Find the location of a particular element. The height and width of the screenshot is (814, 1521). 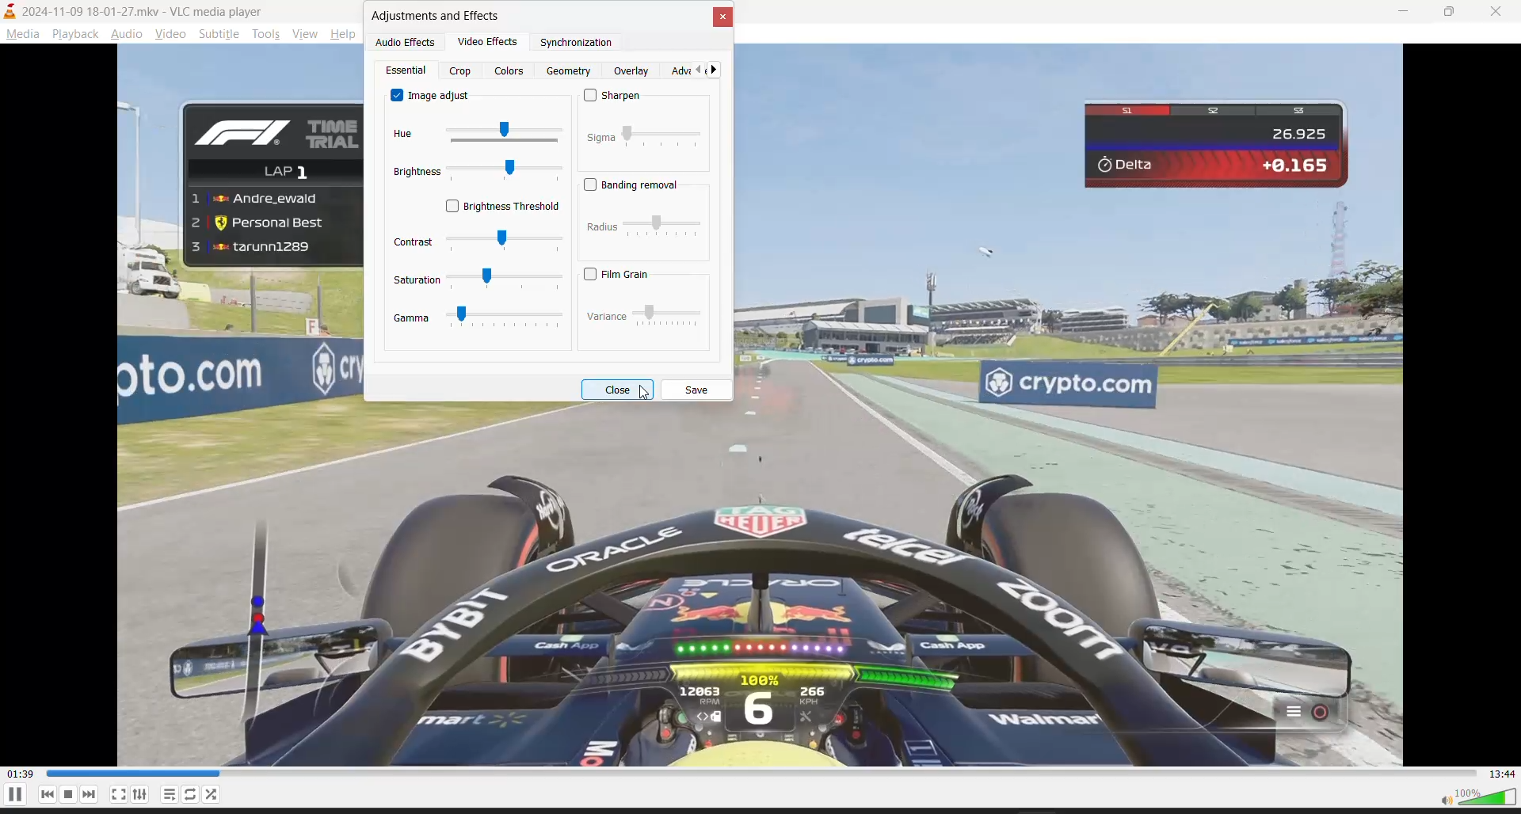

crop is located at coordinates (464, 71).